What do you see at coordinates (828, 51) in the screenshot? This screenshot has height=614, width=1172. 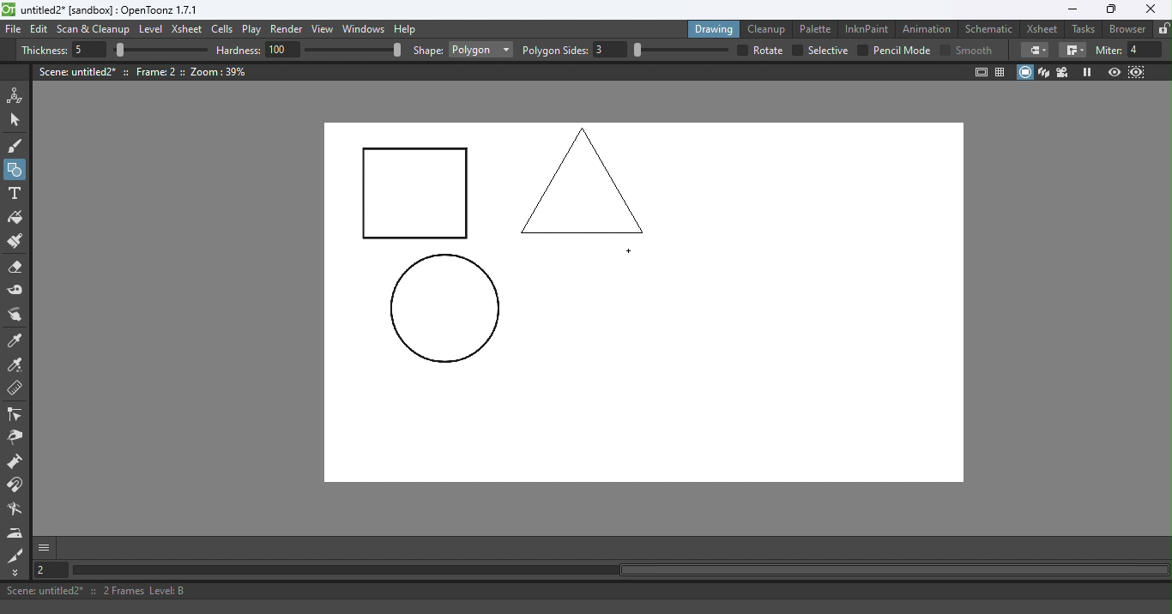 I see `selective` at bounding box center [828, 51].